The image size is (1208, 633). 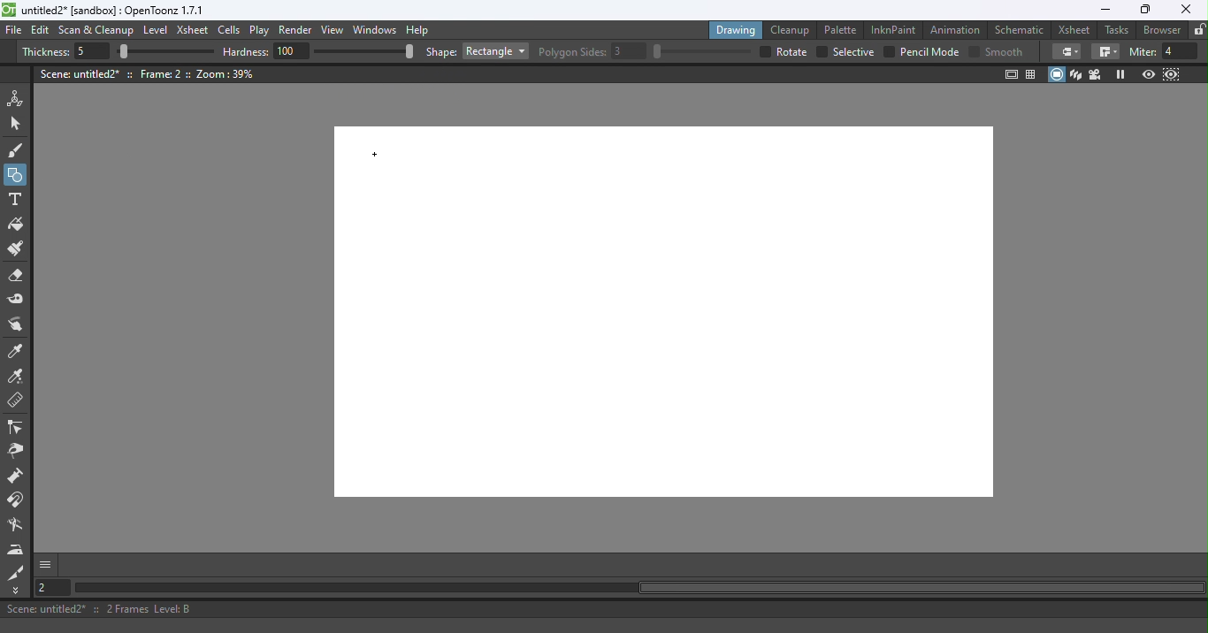 I want to click on Minimize, so click(x=1105, y=10).